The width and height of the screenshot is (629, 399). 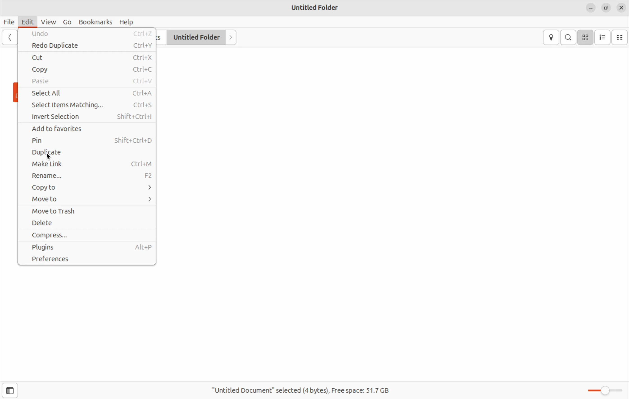 What do you see at coordinates (622, 8) in the screenshot?
I see `close` at bounding box center [622, 8].